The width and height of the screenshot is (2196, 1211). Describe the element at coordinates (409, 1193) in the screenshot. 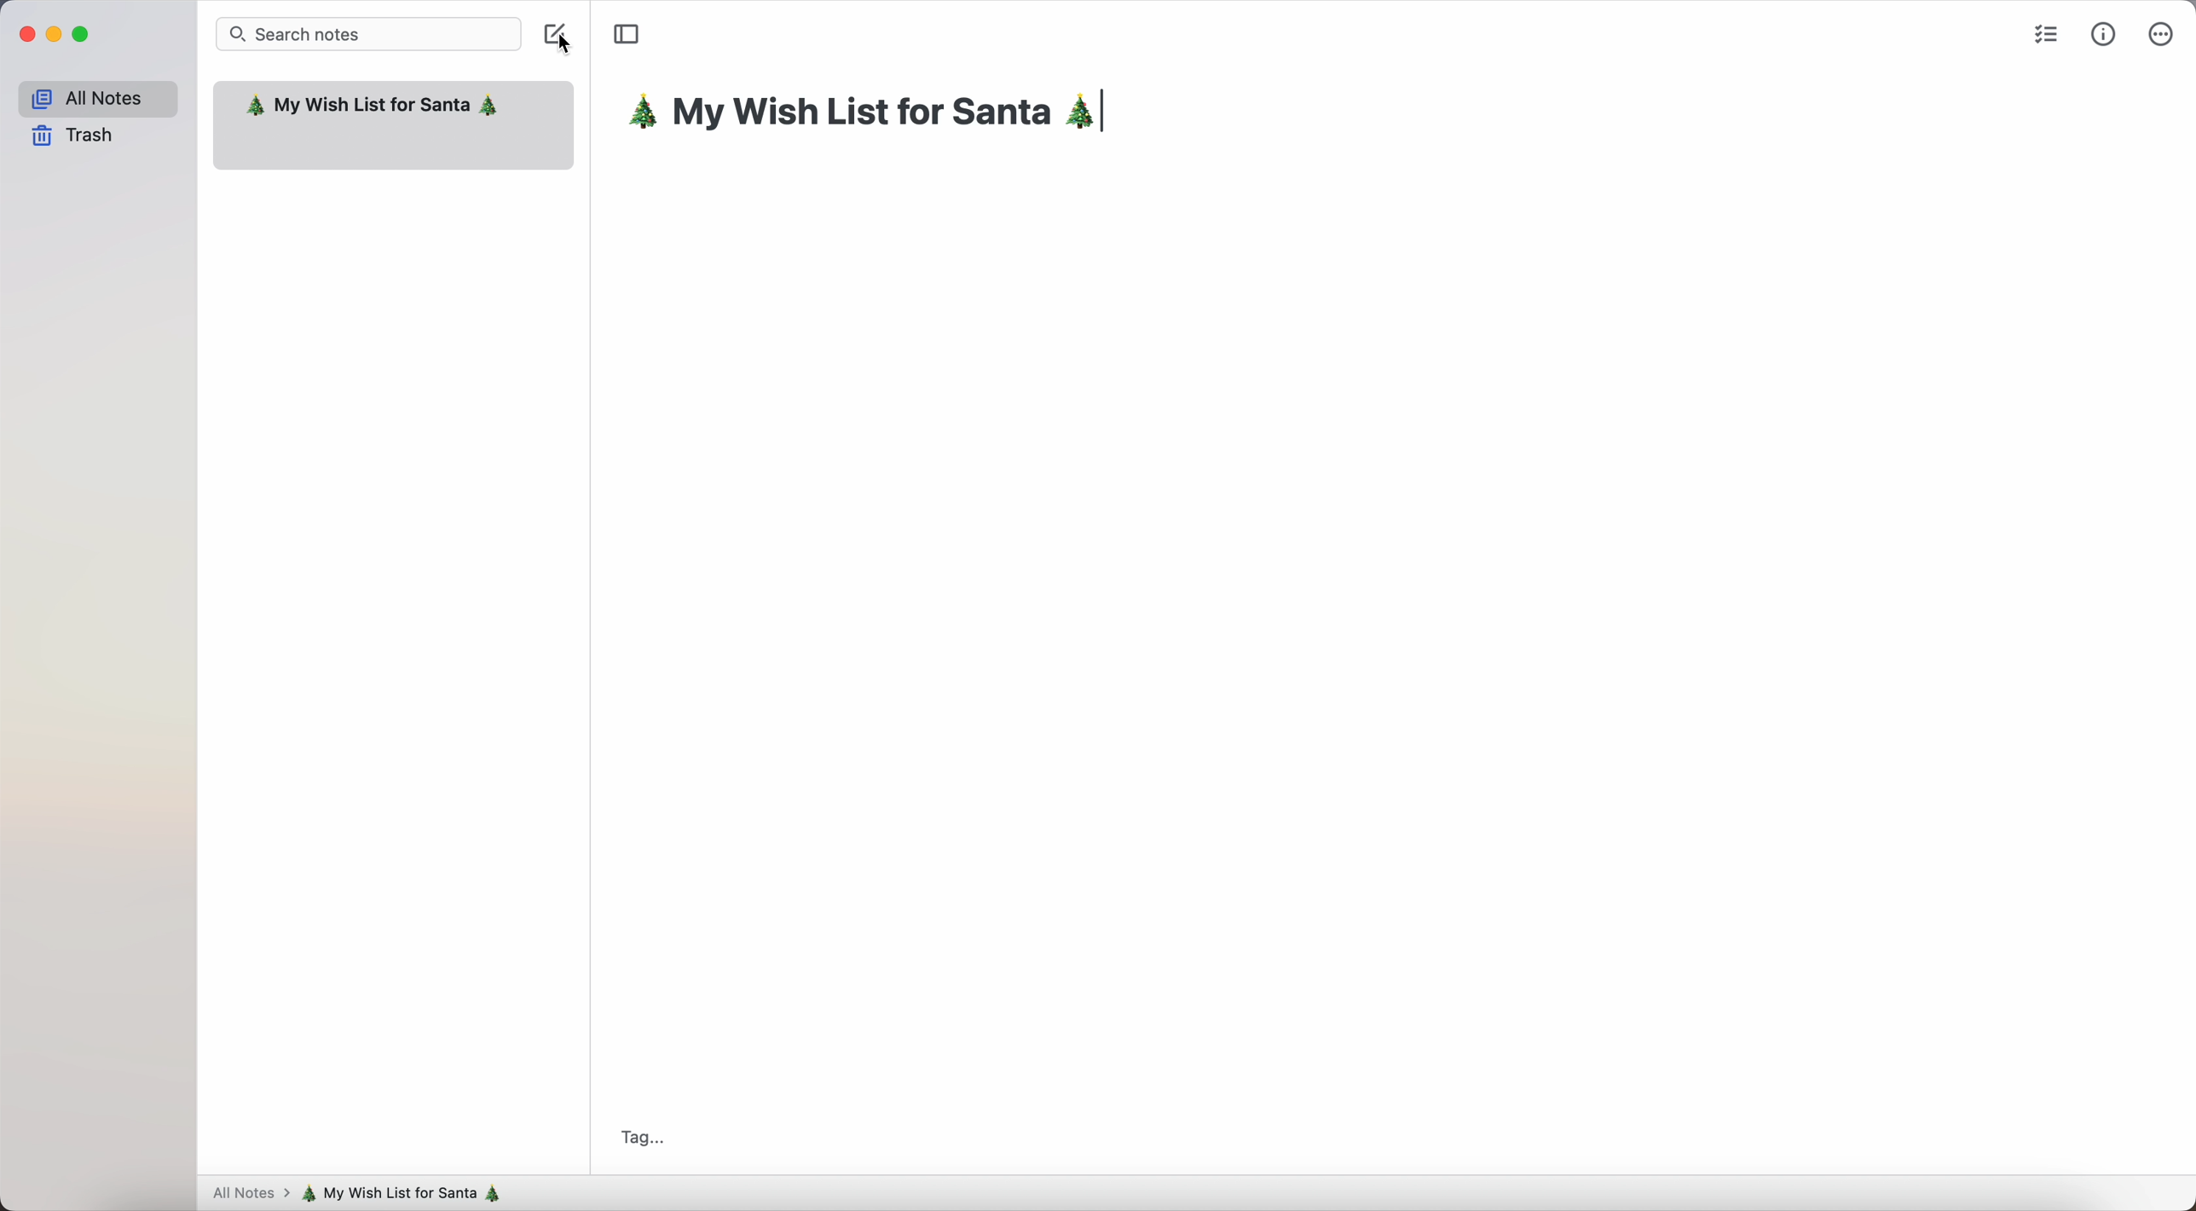

I see `my wish list for Santa` at that location.